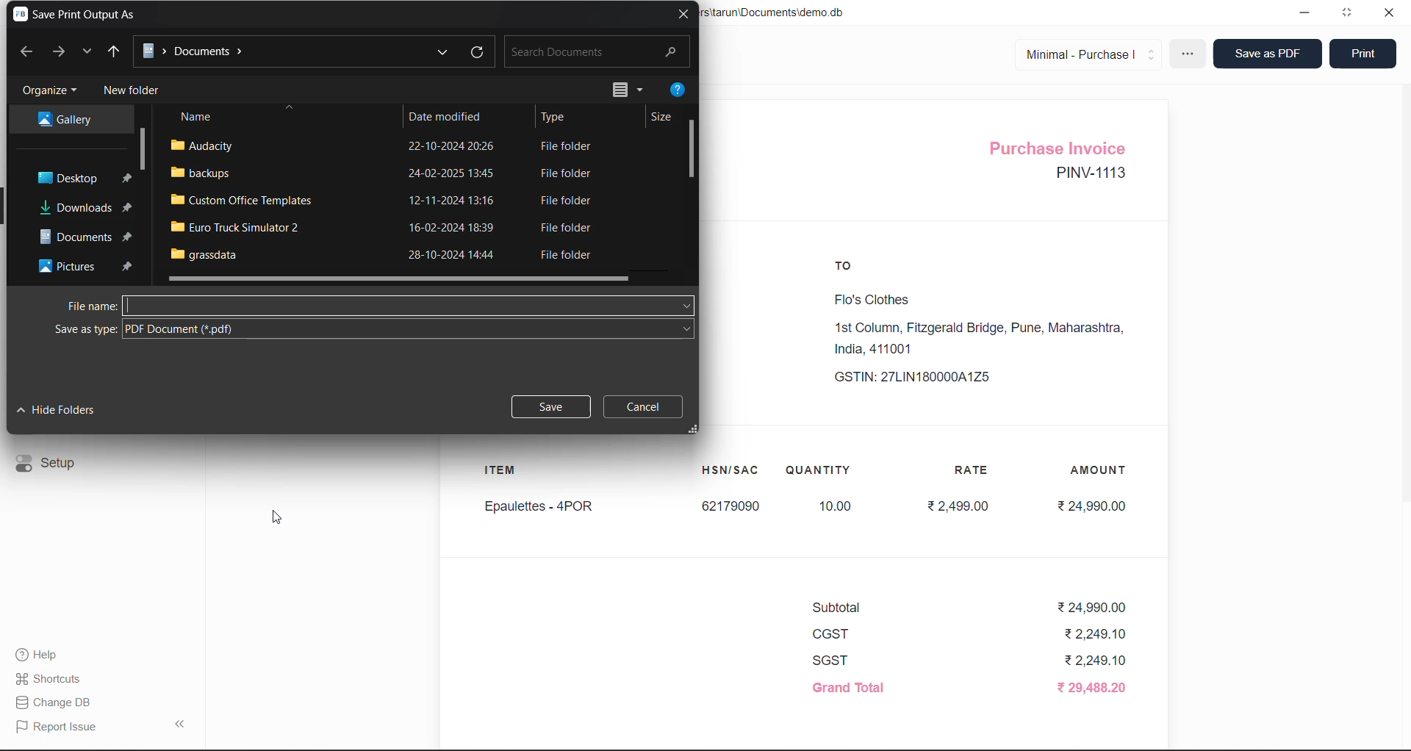 The height and width of the screenshot is (751, 1411). Describe the element at coordinates (48, 92) in the screenshot. I see `Organize ` at that location.